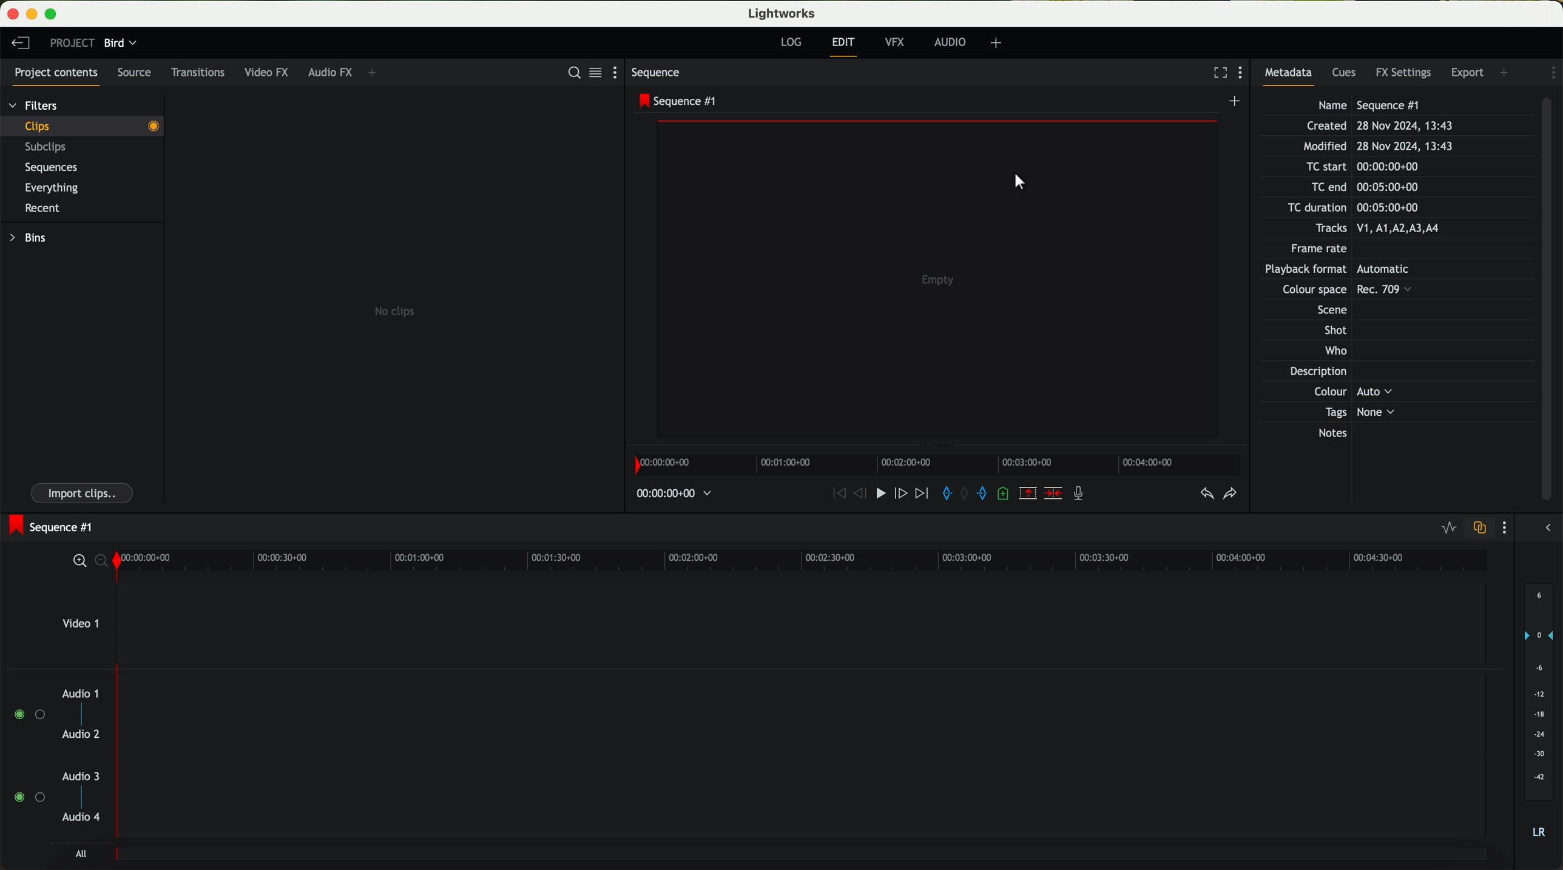 This screenshot has width=1563, height=870. I want to click on metadata, so click(1288, 75).